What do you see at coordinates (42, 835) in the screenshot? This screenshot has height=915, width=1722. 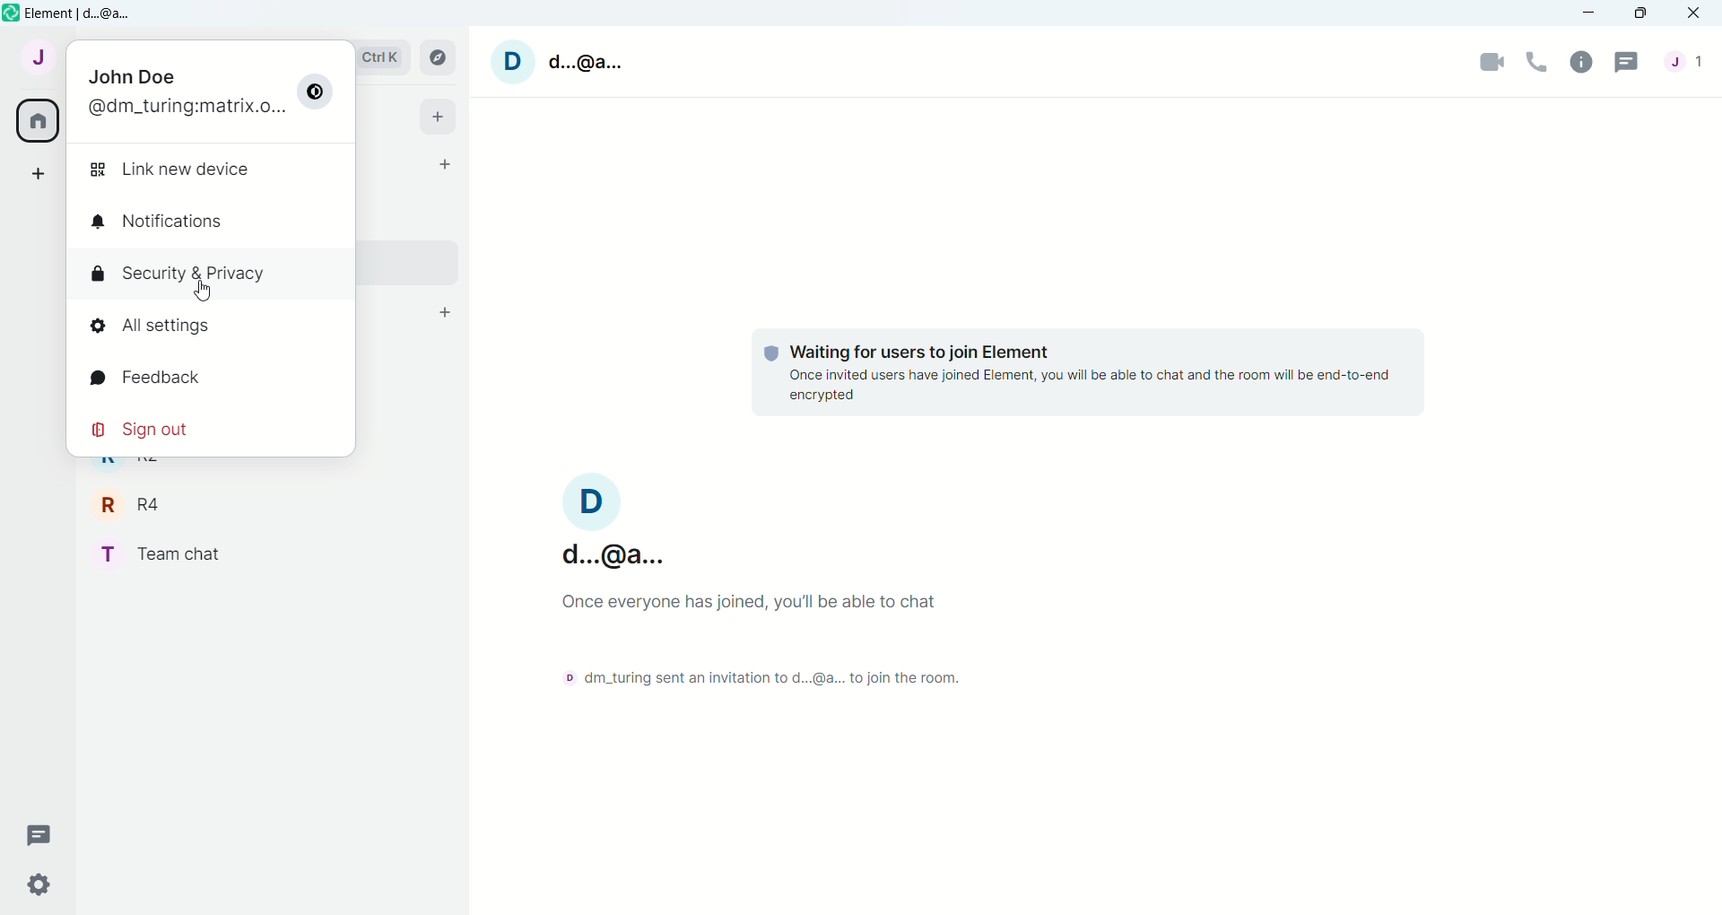 I see `thread` at bounding box center [42, 835].